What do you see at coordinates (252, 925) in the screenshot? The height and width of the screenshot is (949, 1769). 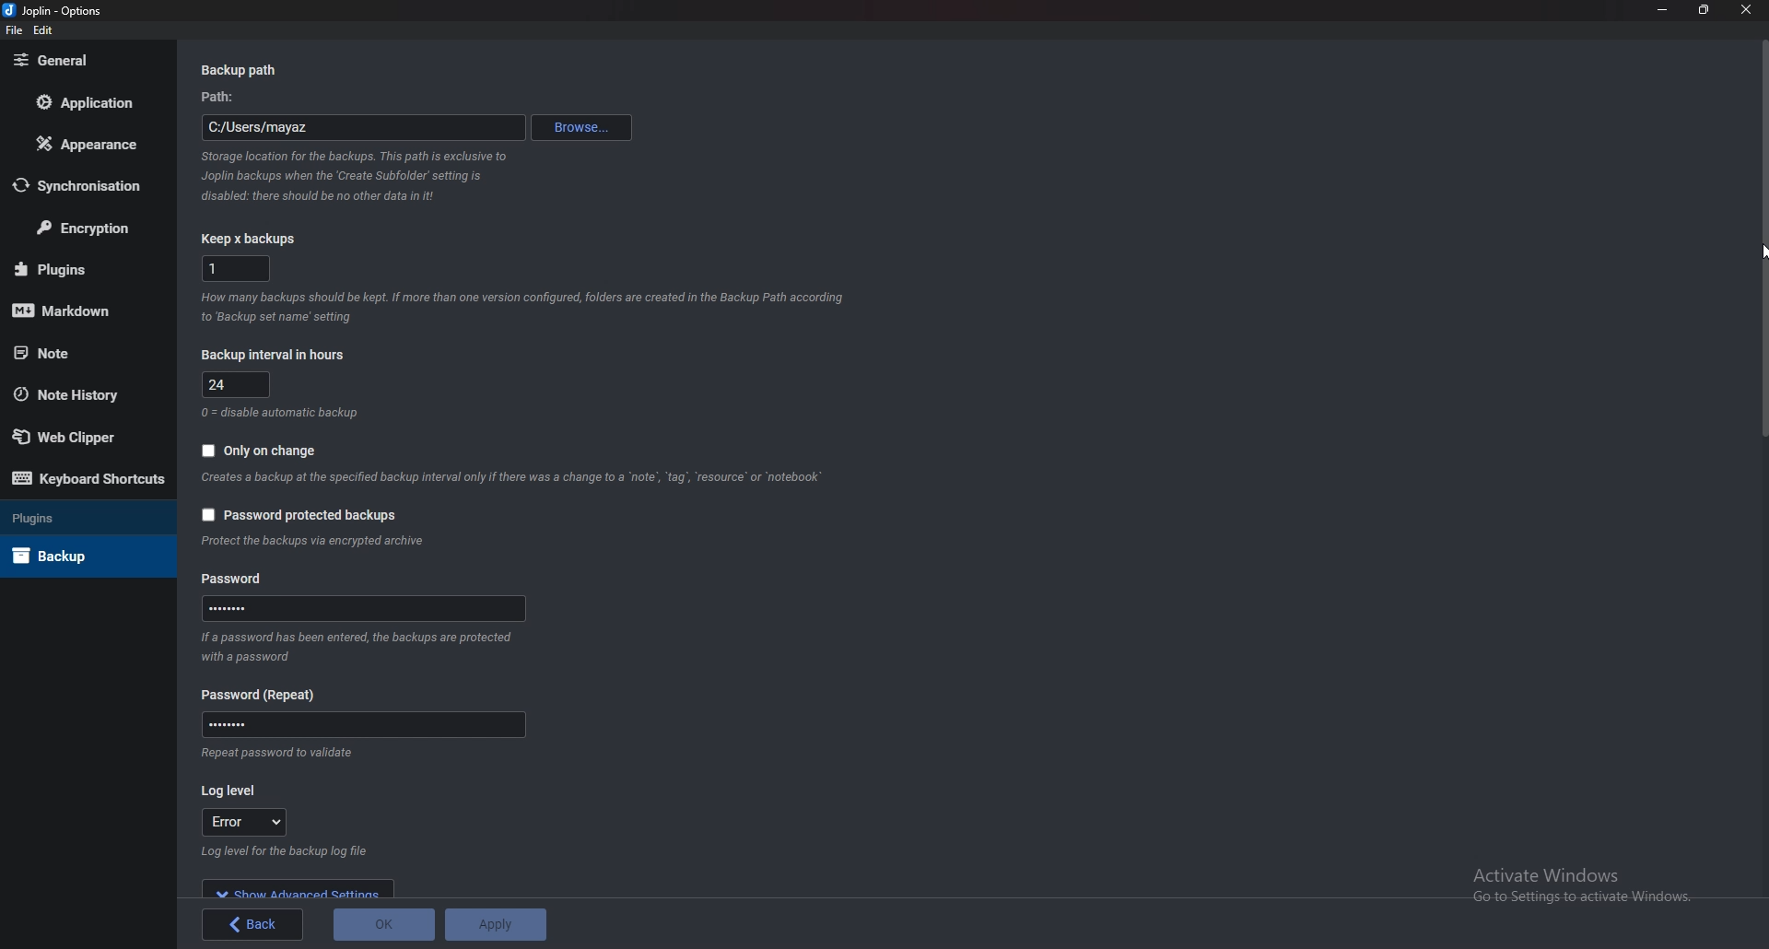 I see `back` at bounding box center [252, 925].